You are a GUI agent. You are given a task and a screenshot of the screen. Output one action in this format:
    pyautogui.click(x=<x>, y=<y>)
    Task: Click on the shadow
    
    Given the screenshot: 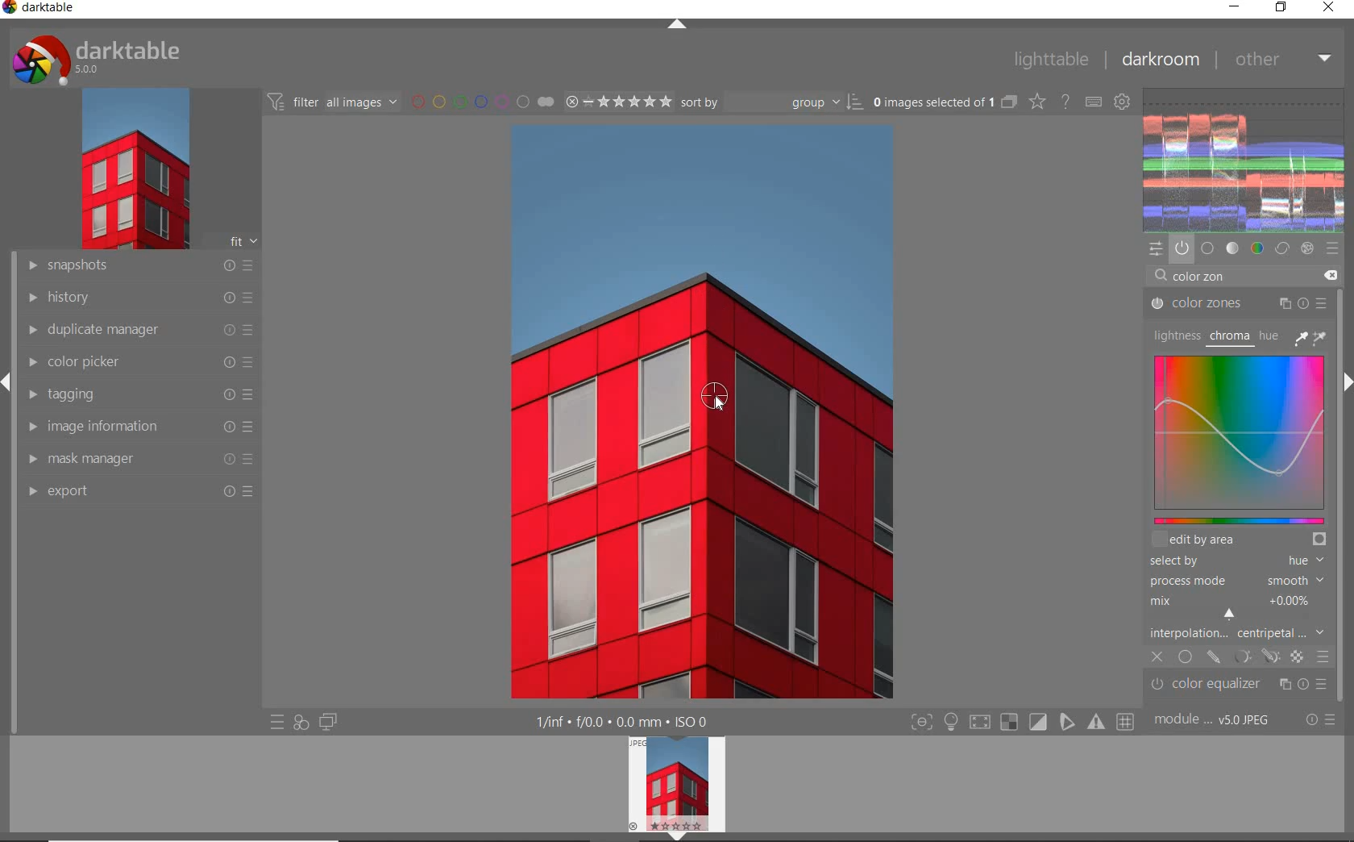 What is the action you would take?
    pyautogui.click(x=978, y=723)
    